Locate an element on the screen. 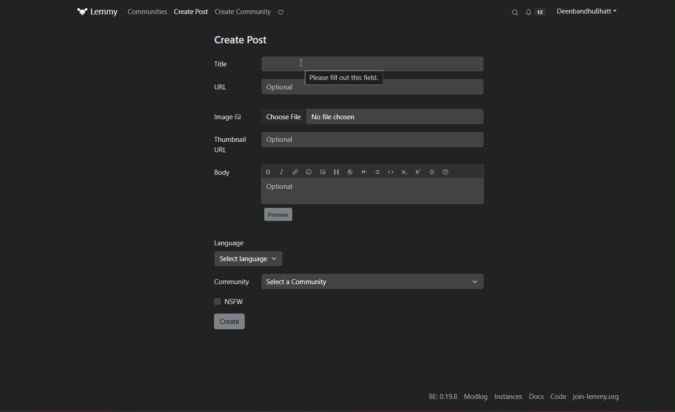 The height and width of the screenshot is (412, 675). notification is located at coordinates (535, 12).